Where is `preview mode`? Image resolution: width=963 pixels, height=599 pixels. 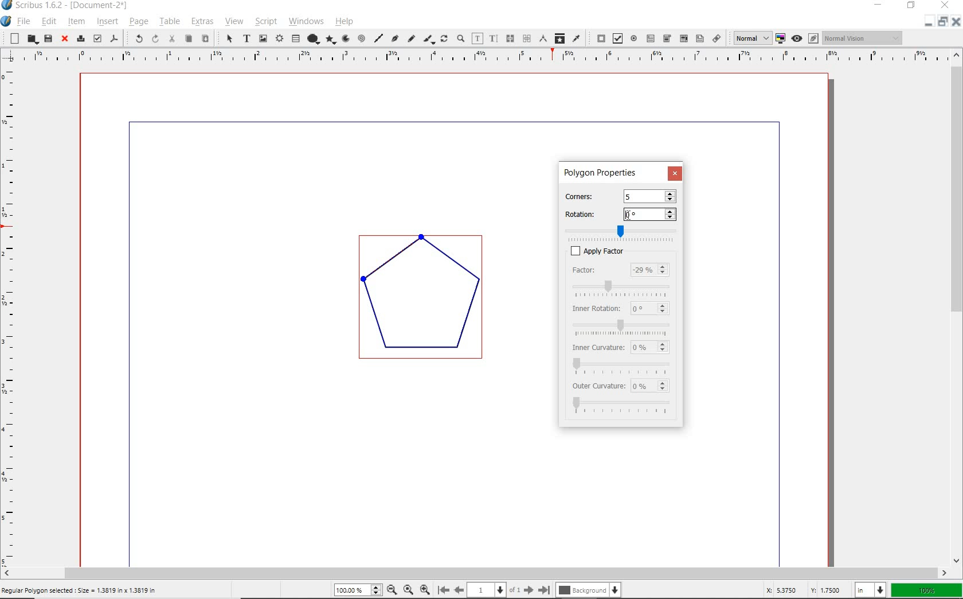 preview mode is located at coordinates (804, 38).